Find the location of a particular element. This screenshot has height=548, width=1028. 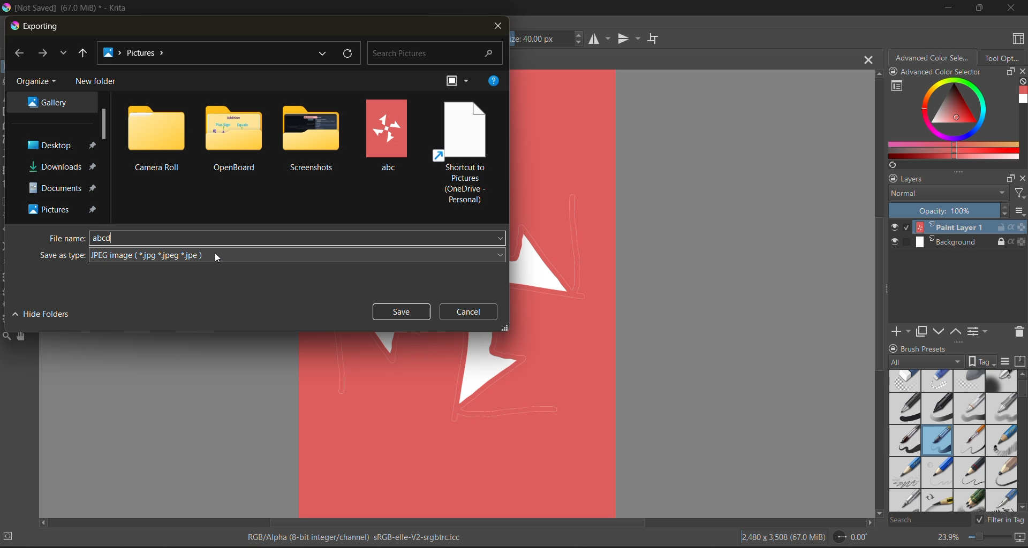

file destination is located at coordinates (62, 208).